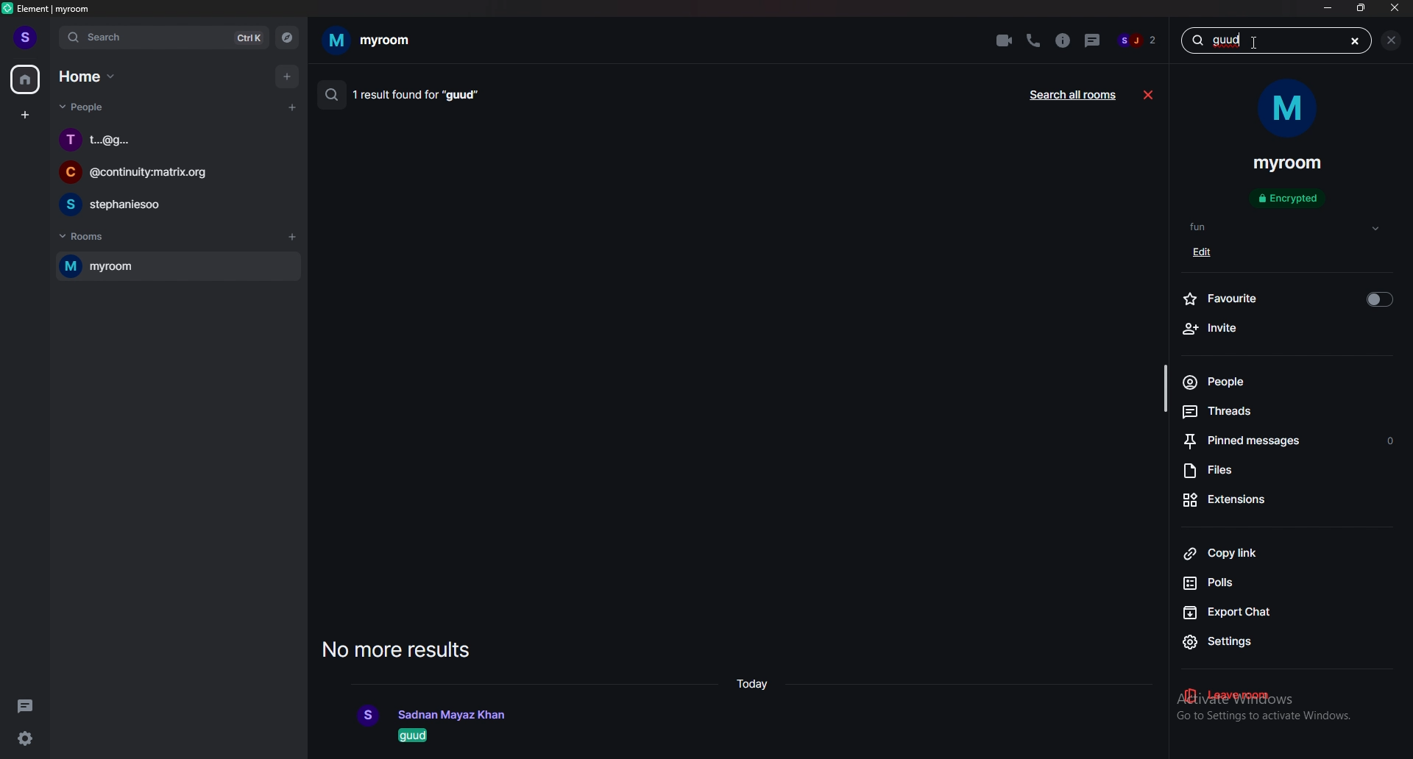 This screenshot has width=1413, height=759. What do you see at coordinates (29, 740) in the screenshot?
I see `settings` at bounding box center [29, 740].